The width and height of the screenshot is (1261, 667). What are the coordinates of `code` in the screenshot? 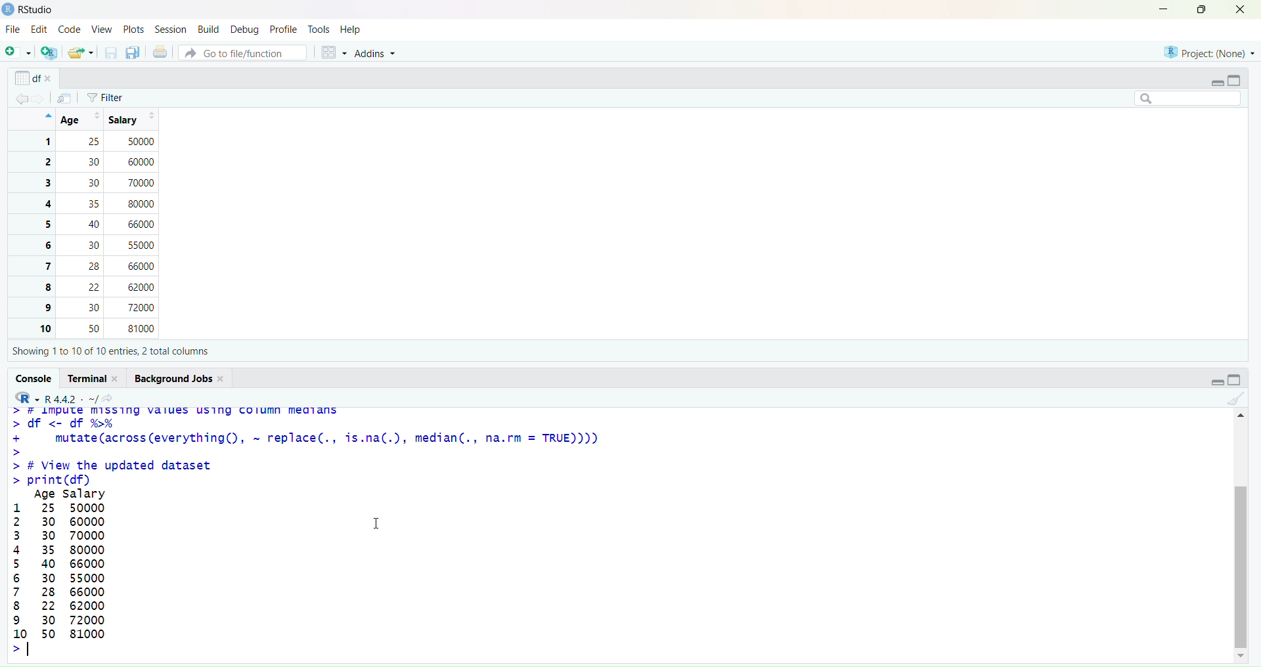 It's located at (69, 29).